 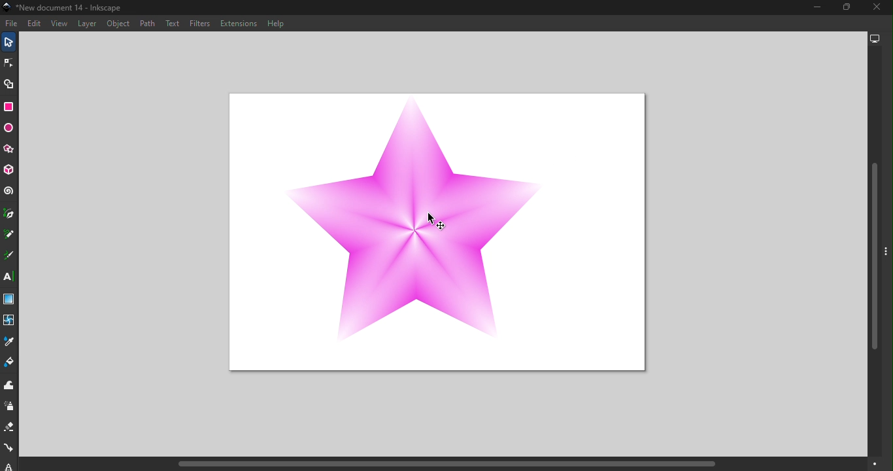 What do you see at coordinates (10, 406) in the screenshot?
I see `Spray tool` at bounding box center [10, 406].